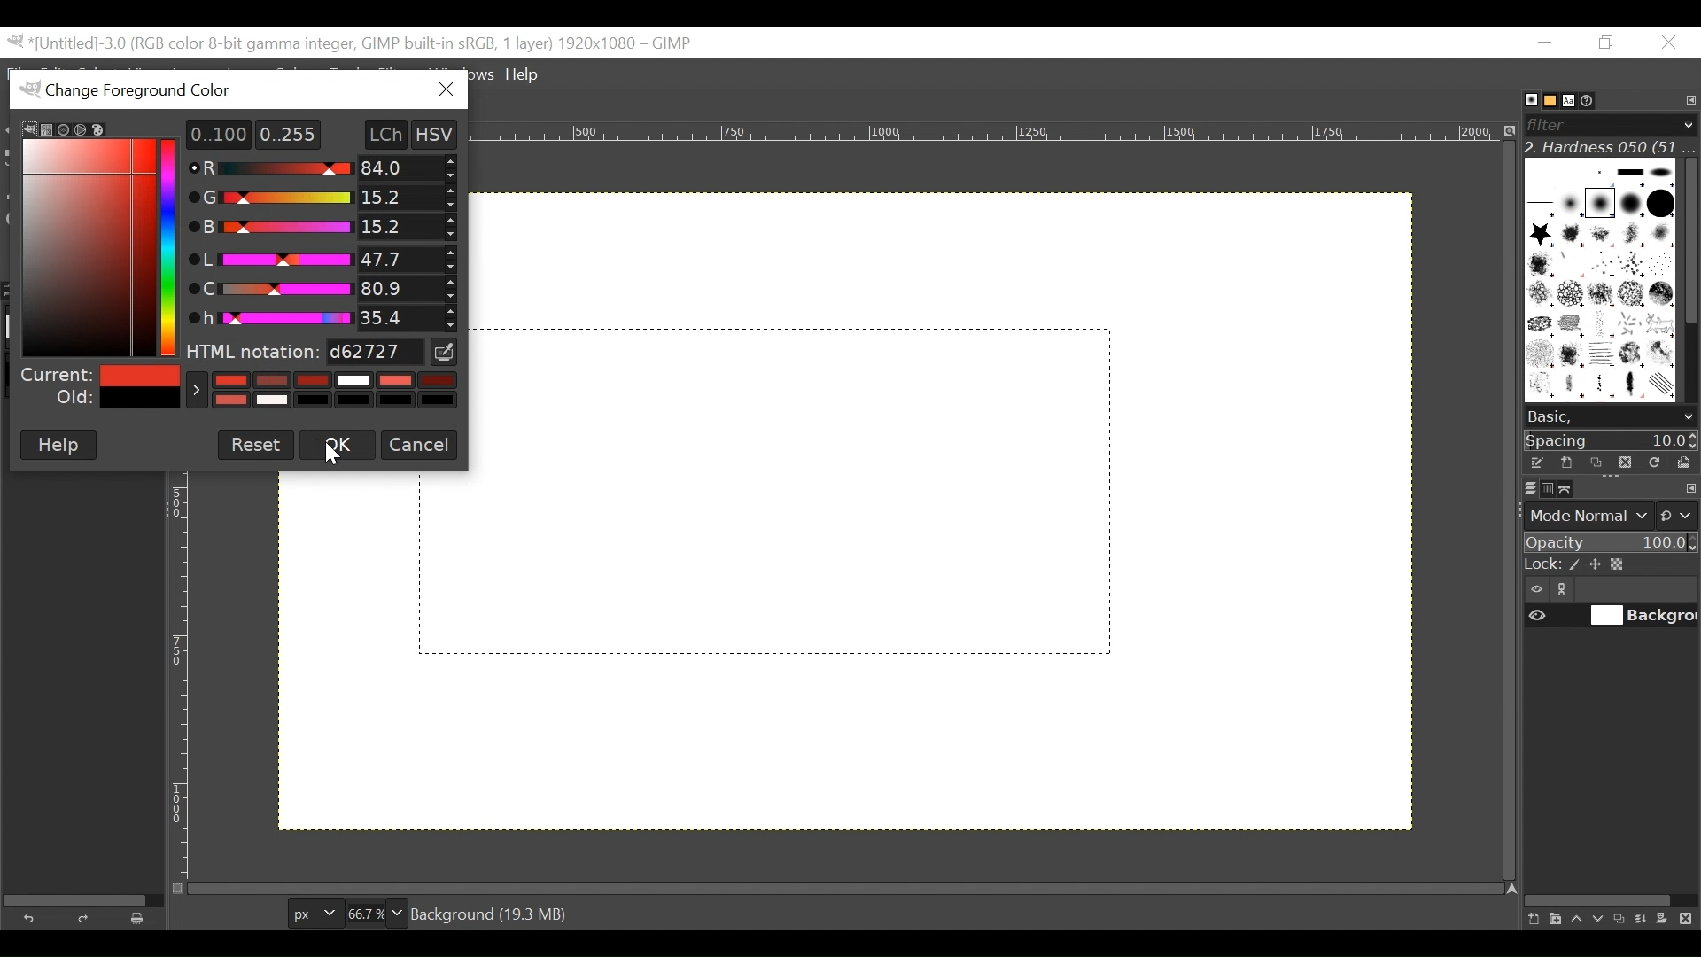  Describe the element at coordinates (1689, 238) in the screenshot. I see `Vertical scroll bar` at that location.